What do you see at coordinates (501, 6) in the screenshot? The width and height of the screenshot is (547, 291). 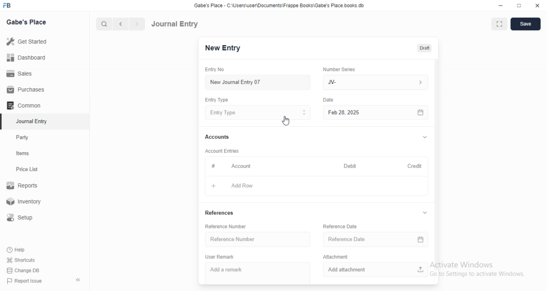 I see `minimize` at bounding box center [501, 6].